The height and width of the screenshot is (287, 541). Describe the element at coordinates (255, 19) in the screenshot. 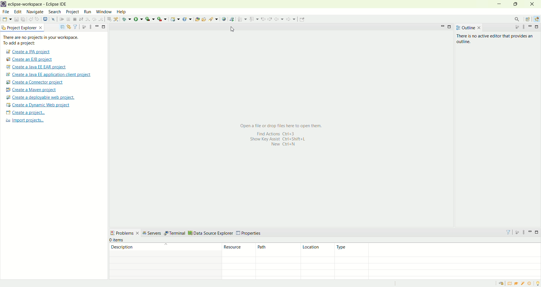

I see `previous annotation` at that location.